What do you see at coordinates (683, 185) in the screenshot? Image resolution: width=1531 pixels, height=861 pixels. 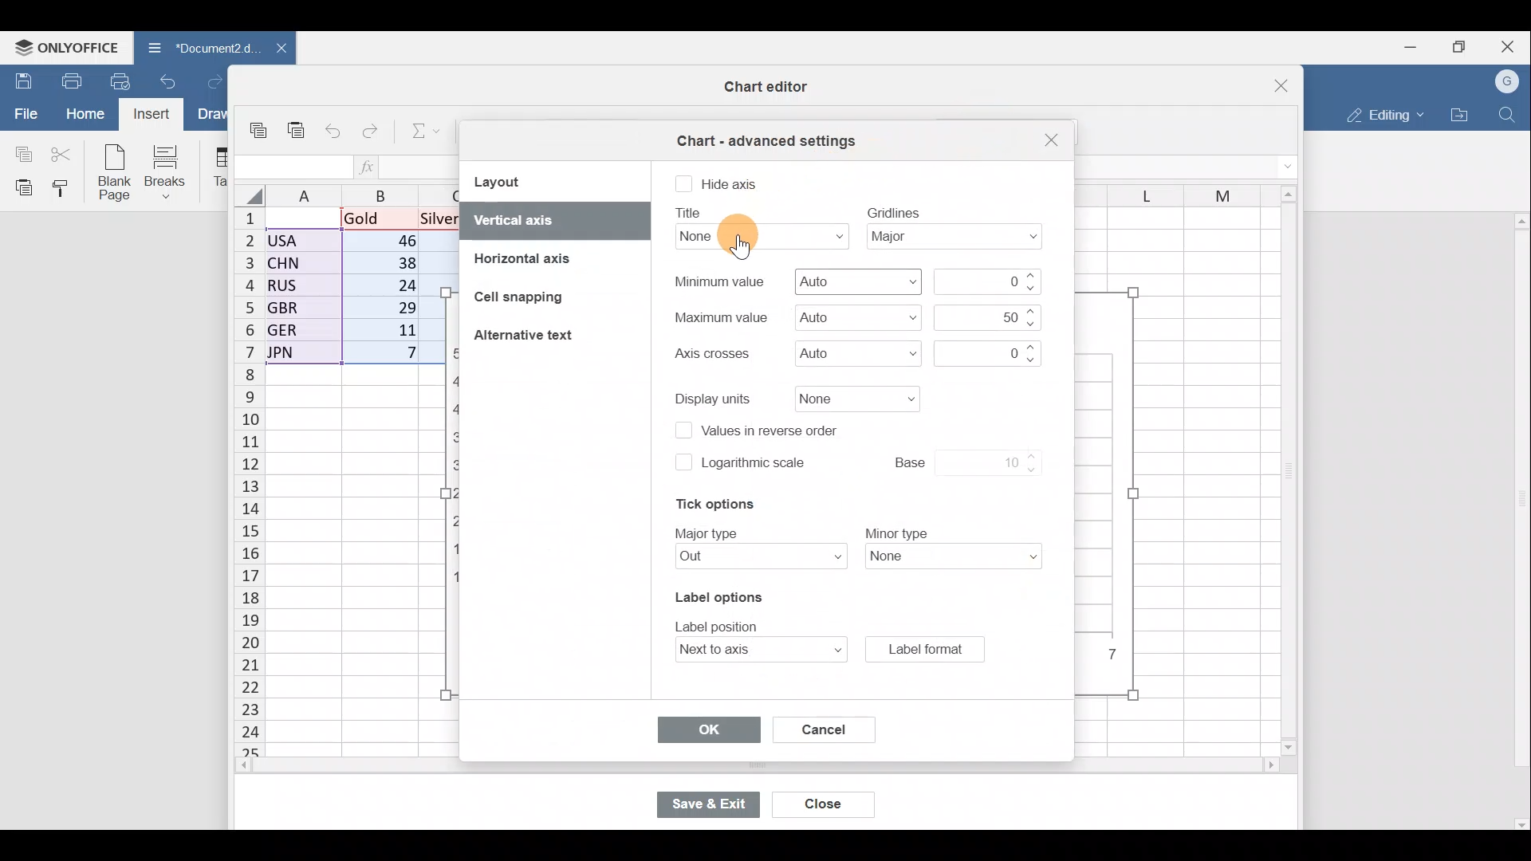 I see `checkbox` at bounding box center [683, 185].